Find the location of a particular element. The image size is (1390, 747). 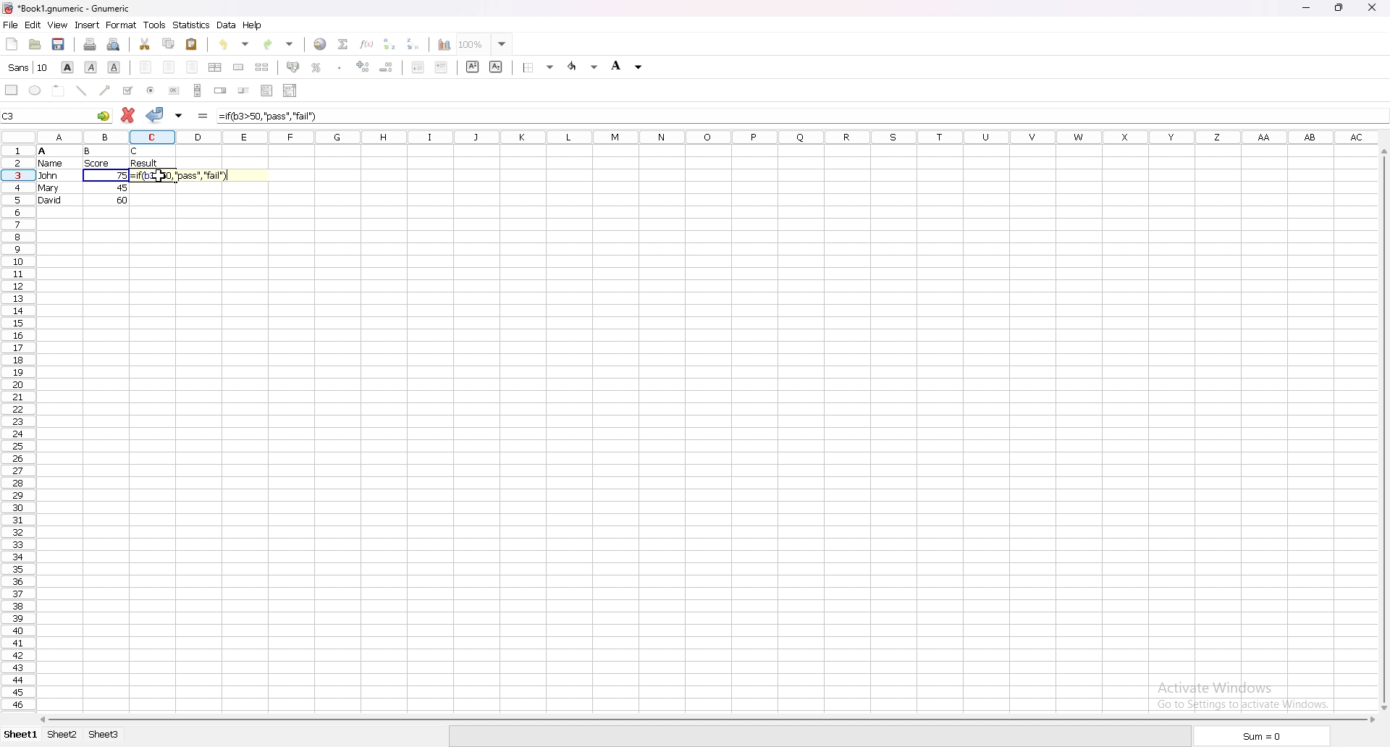

john is located at coordinates (48, 175).